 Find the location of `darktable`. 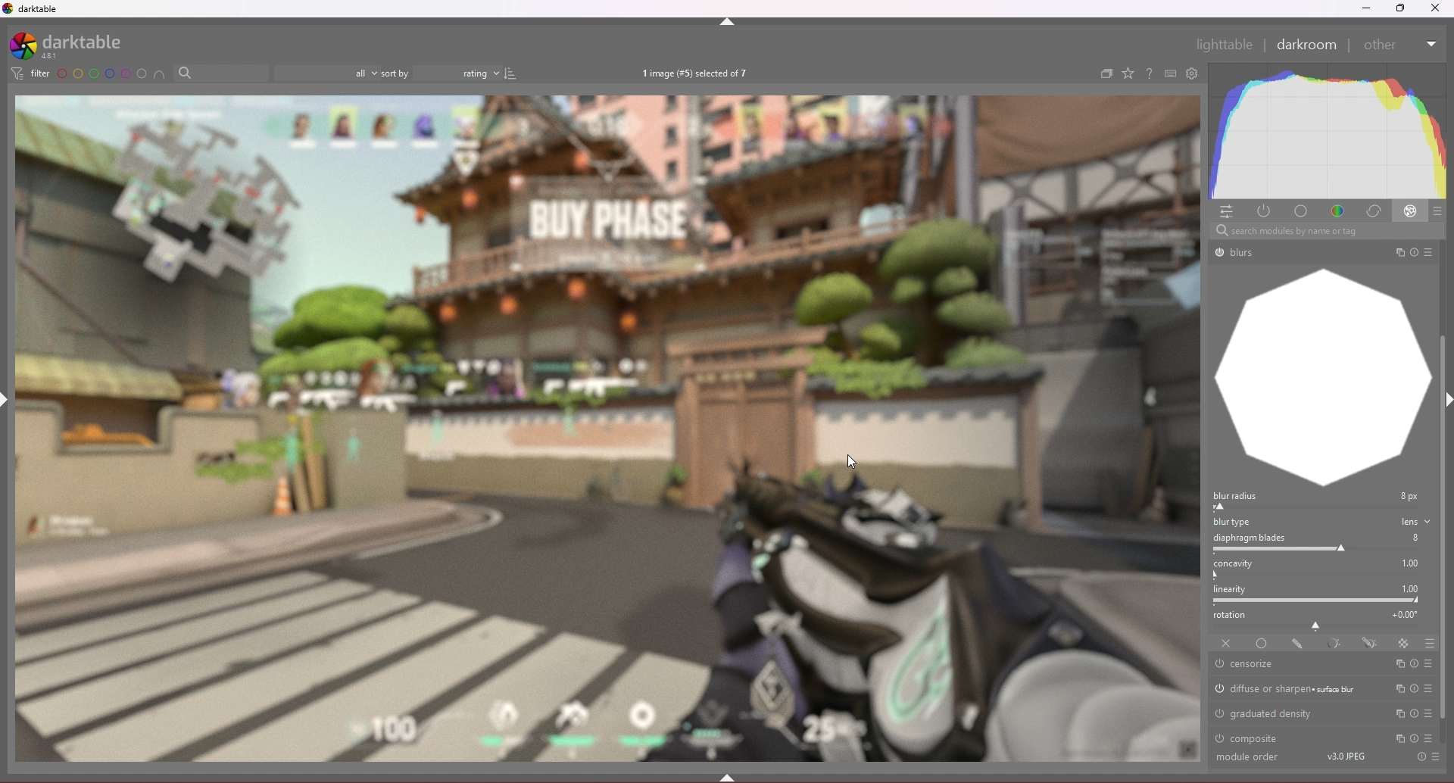

darktable is located at coordinates (38, 8).